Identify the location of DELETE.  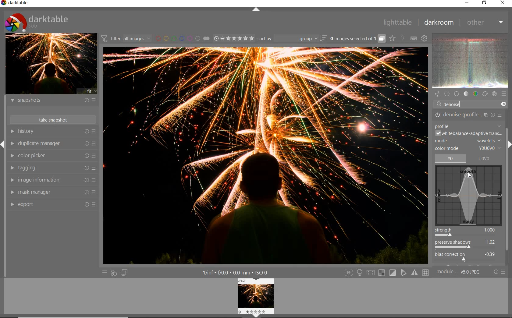
(504, 104).